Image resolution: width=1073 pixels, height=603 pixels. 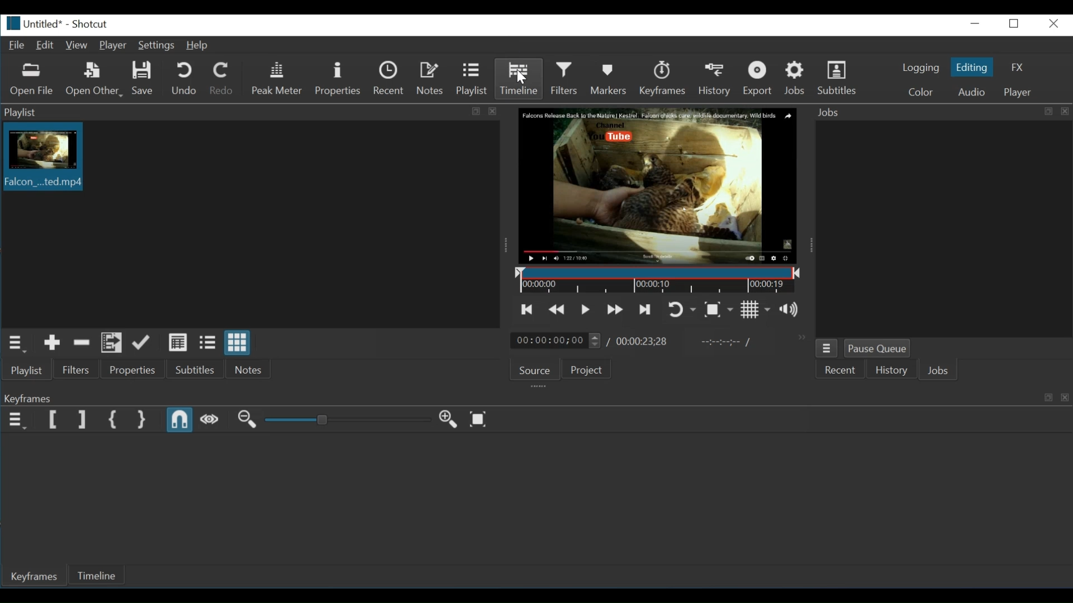 I want to click on Adjust Zoom keyframe , so click(x=350, y=419).